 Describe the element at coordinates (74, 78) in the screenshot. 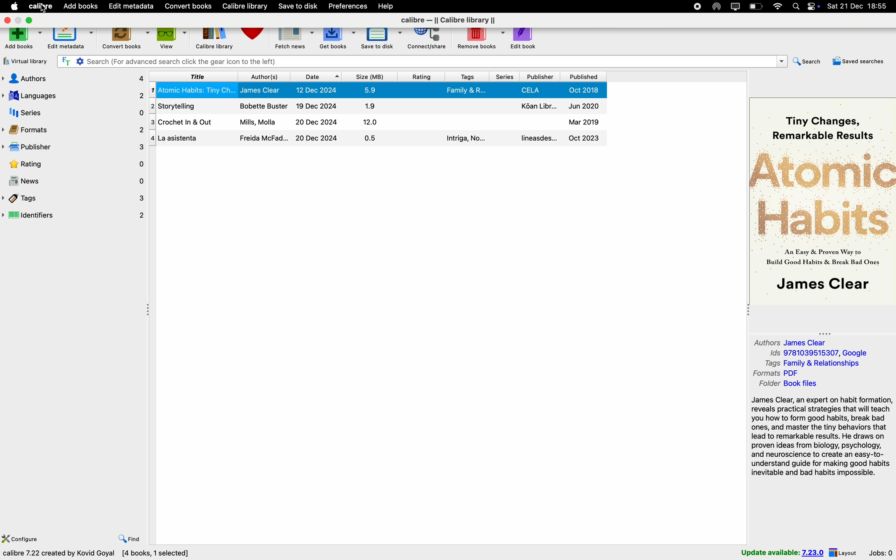

I see `authors` at that location.